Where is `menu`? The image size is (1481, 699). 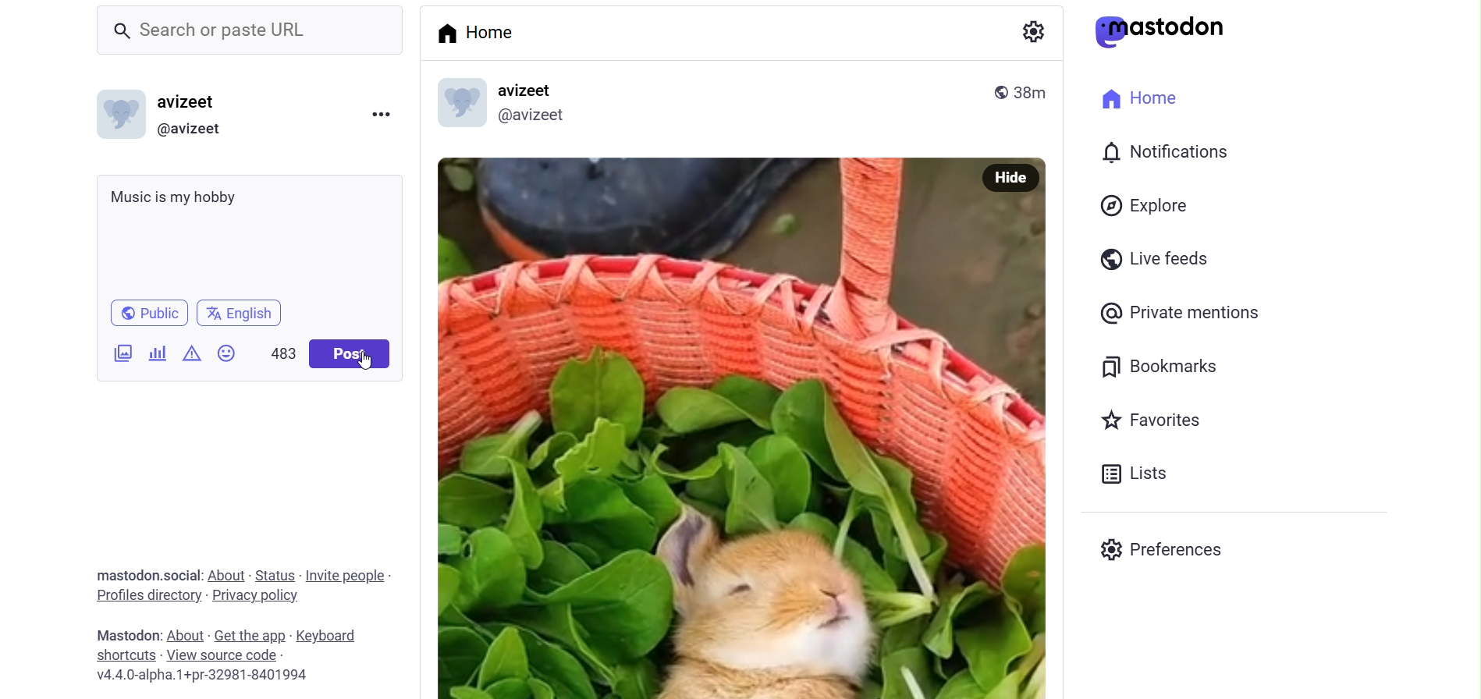 menu is located at coordinates (380, 115).